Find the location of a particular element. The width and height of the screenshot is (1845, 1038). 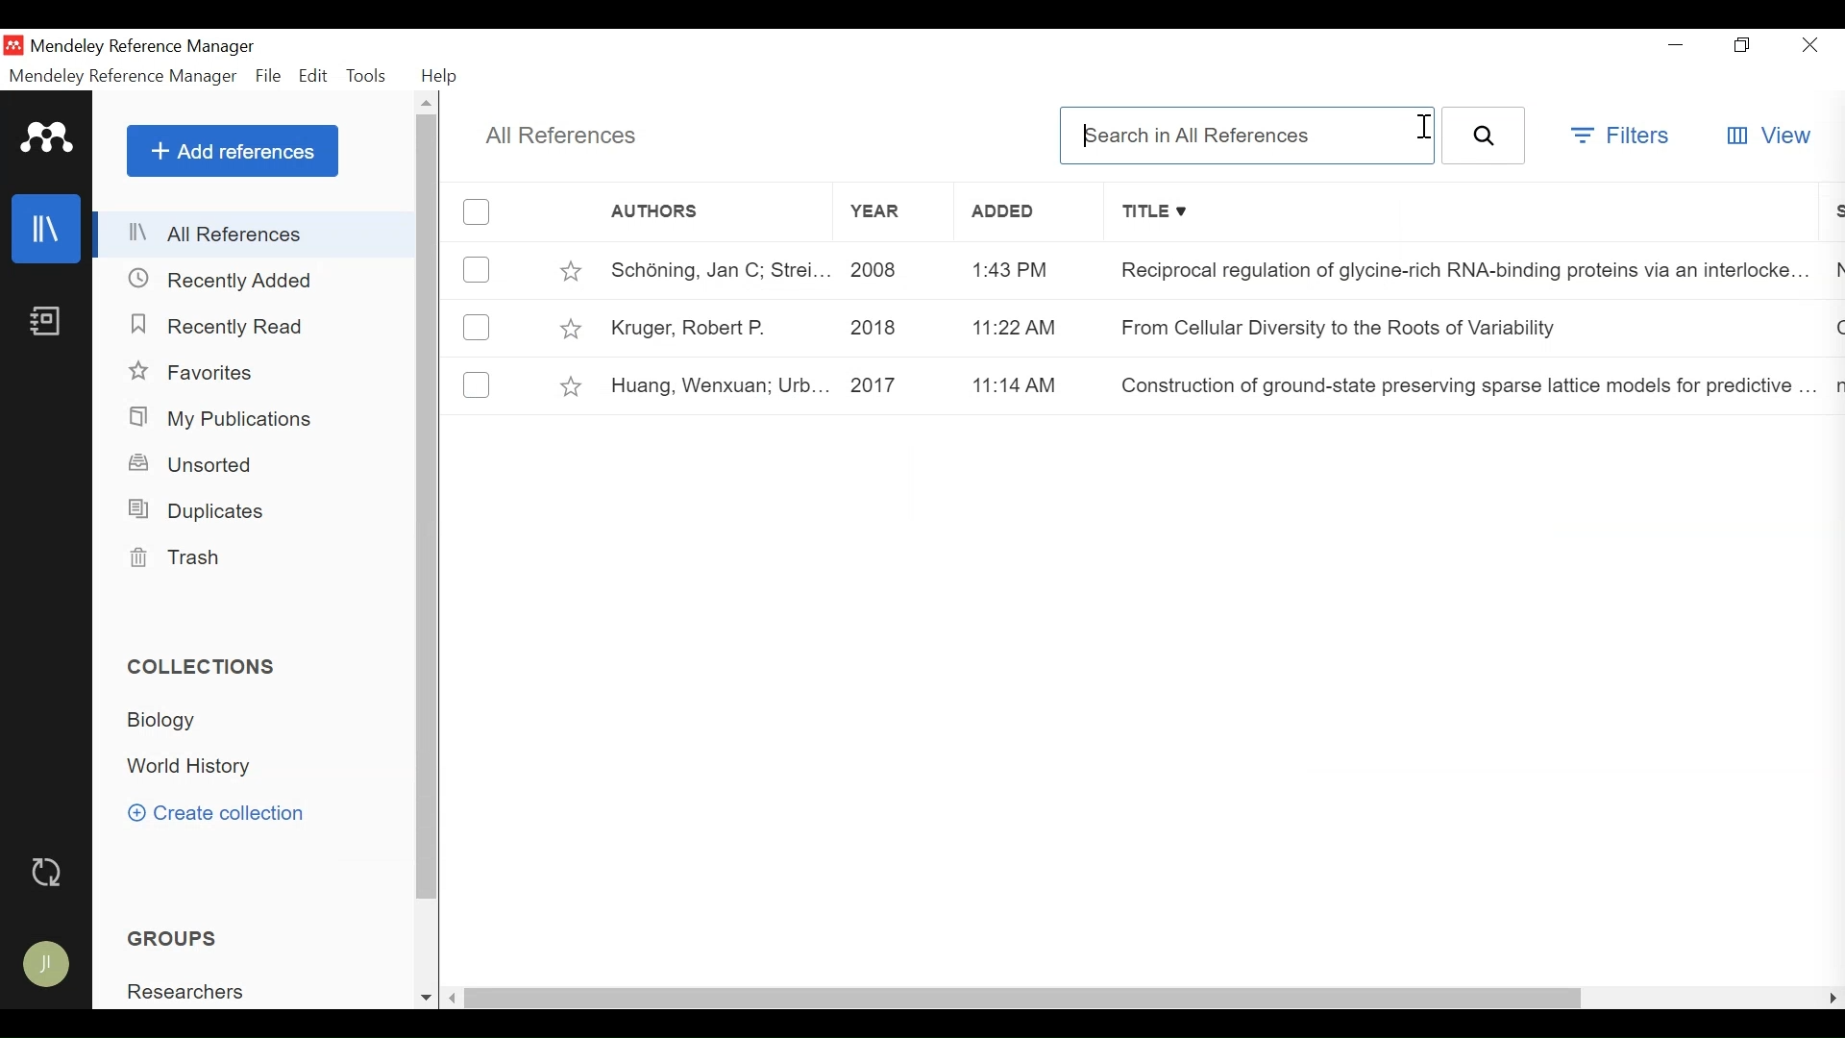

Mendeley Reference Manager is located at coordinates (147, 49).